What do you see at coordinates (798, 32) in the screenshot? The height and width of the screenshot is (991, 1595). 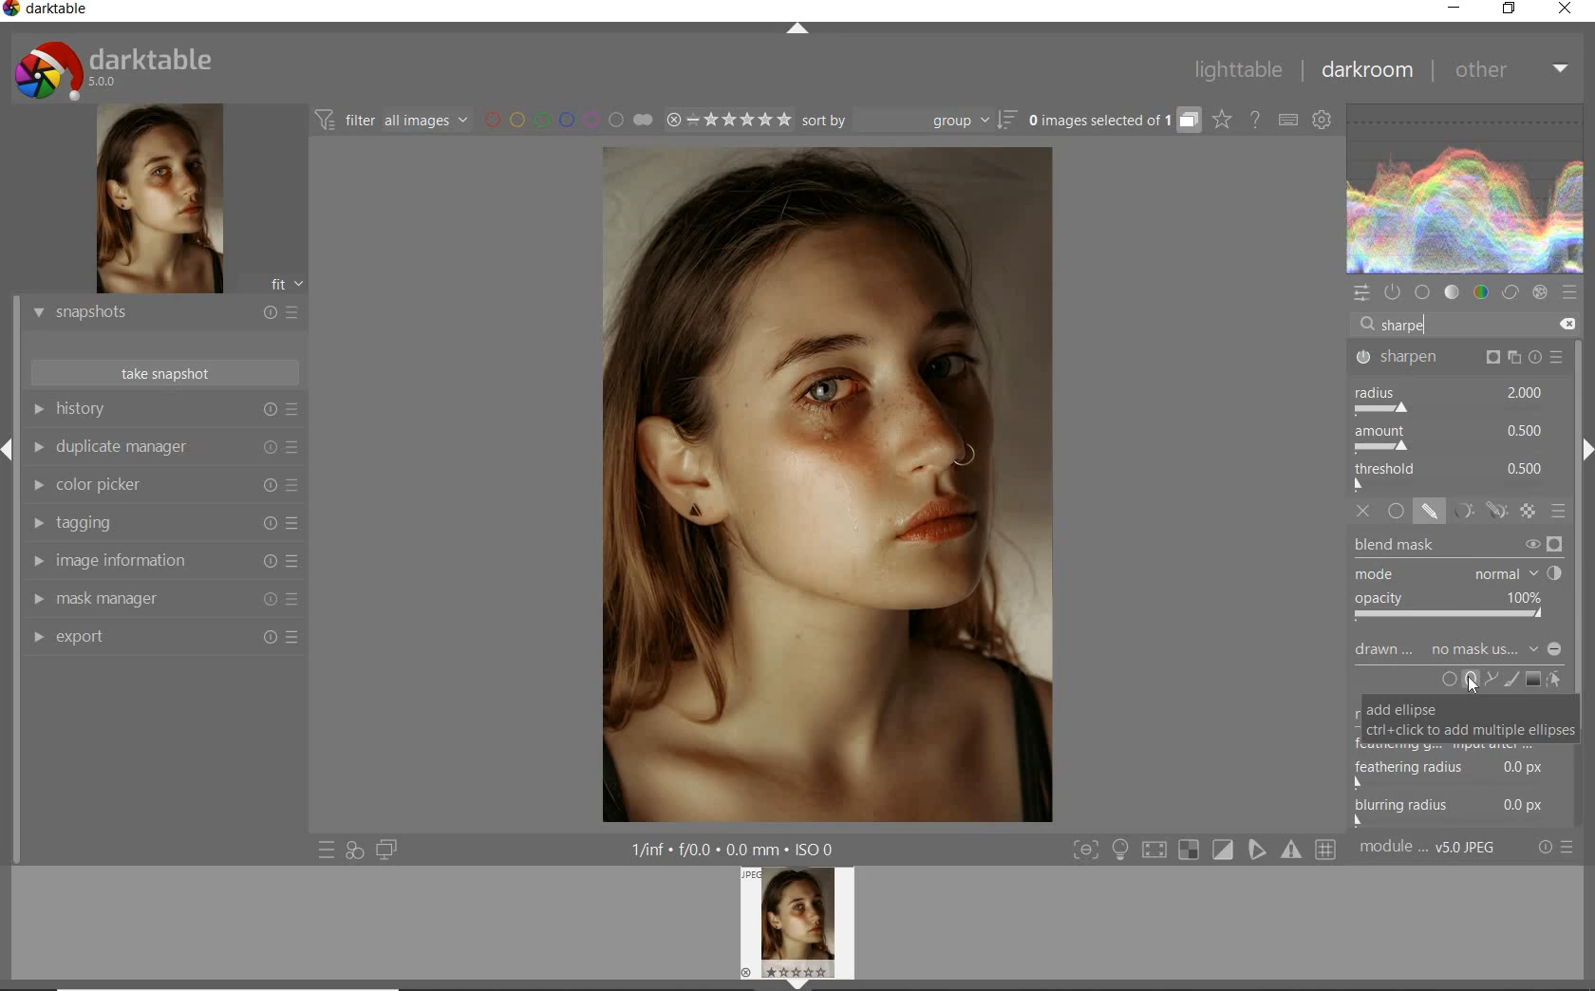 I see `expand/collapse` at bounding box center [798, 32].